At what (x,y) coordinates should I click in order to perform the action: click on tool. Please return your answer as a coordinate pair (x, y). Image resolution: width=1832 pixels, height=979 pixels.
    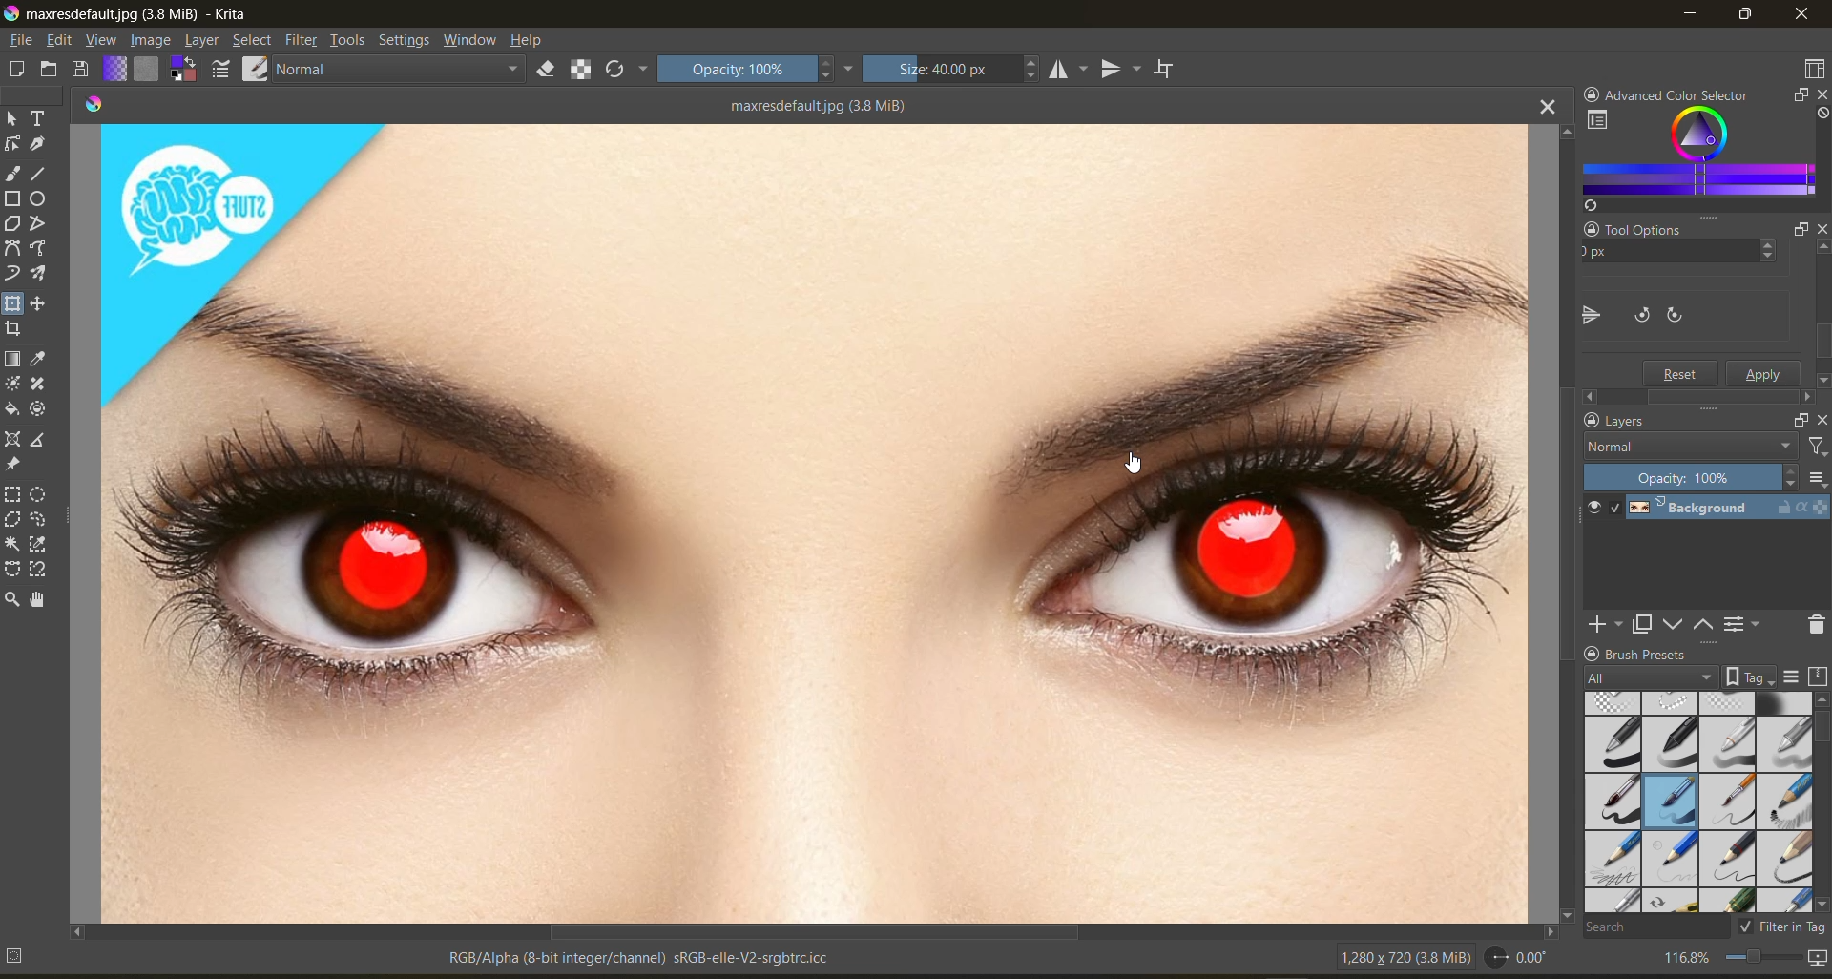
    Looking at the image, I should click on (40, 360).